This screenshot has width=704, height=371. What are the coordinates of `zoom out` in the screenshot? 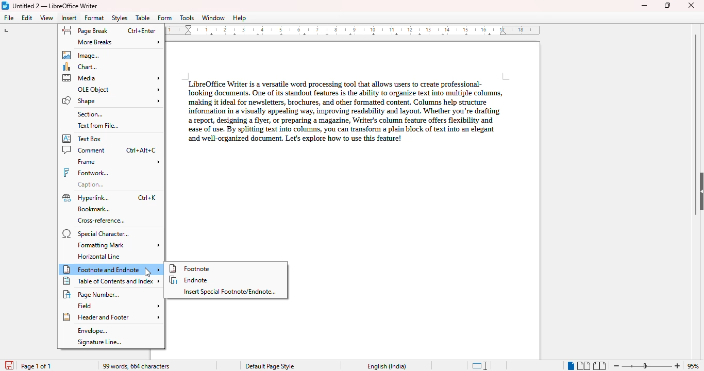 It's located at (617, 366).